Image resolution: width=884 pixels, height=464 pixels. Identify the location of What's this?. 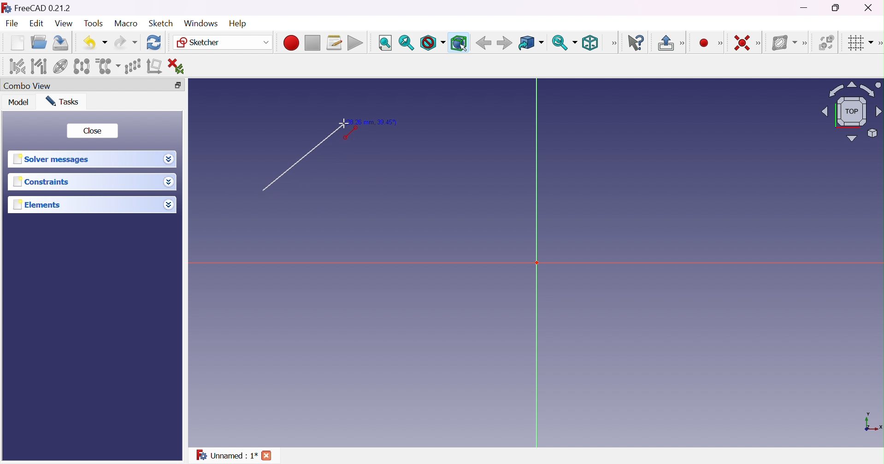
(638, 43).